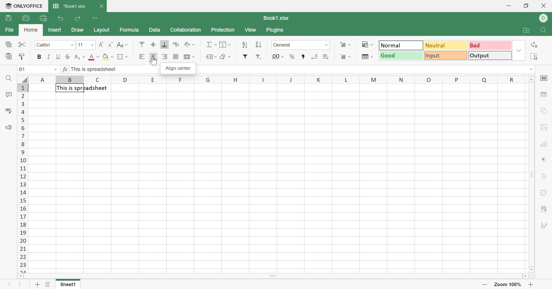 This screenshot has width=552, height=289. Describe the element at coordinates (26, 18) in the screenshot. I see `Print` at that location.